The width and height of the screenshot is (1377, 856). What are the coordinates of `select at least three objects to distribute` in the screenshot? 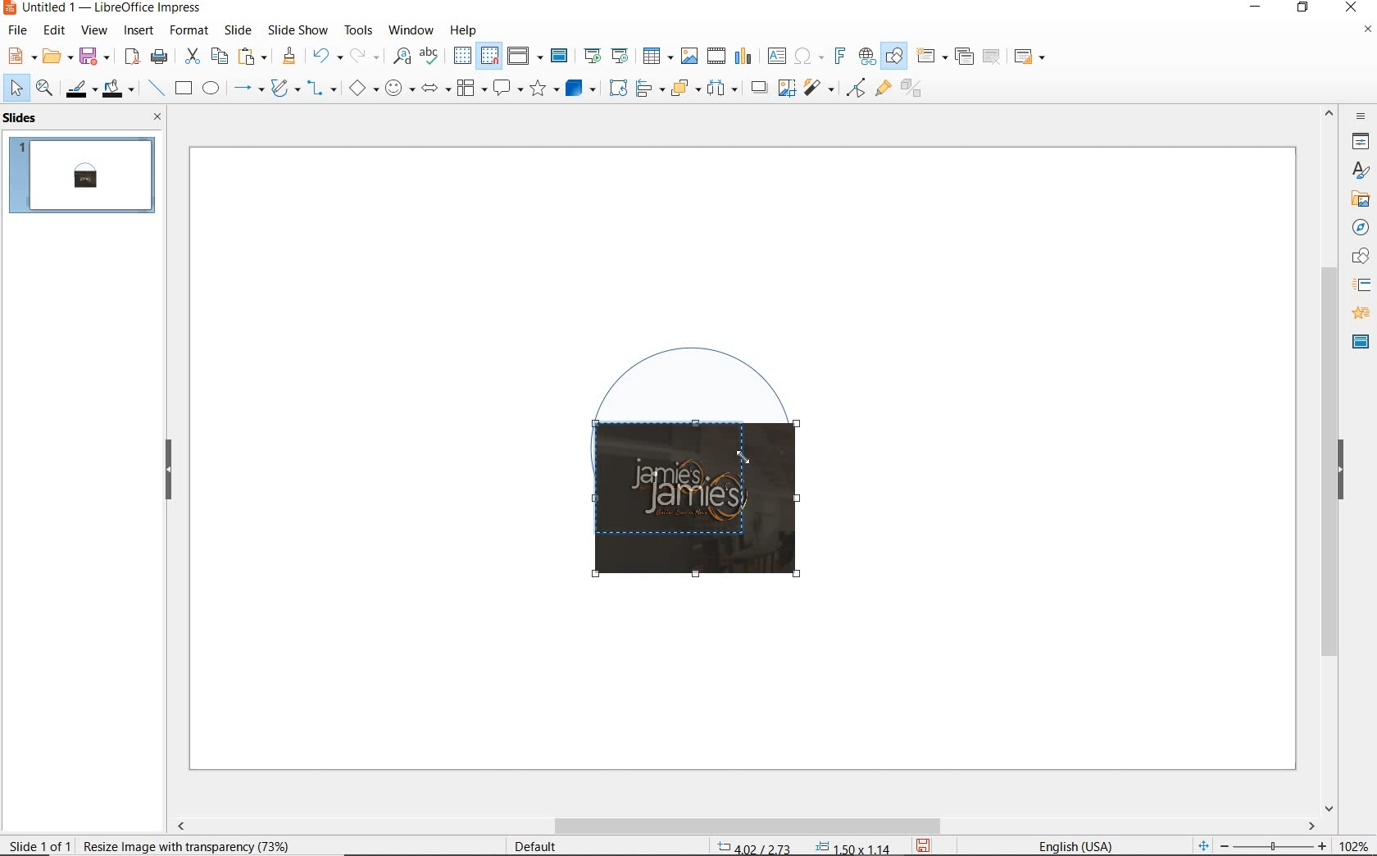 It's located at (722, 89).